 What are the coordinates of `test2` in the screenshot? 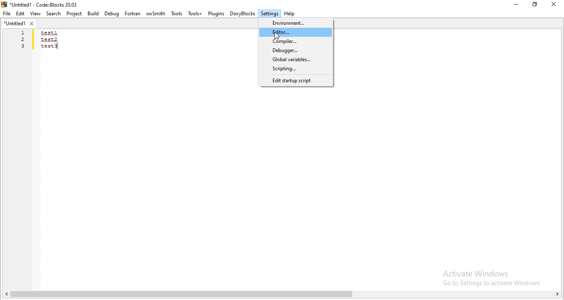 It's located at (49, 39).